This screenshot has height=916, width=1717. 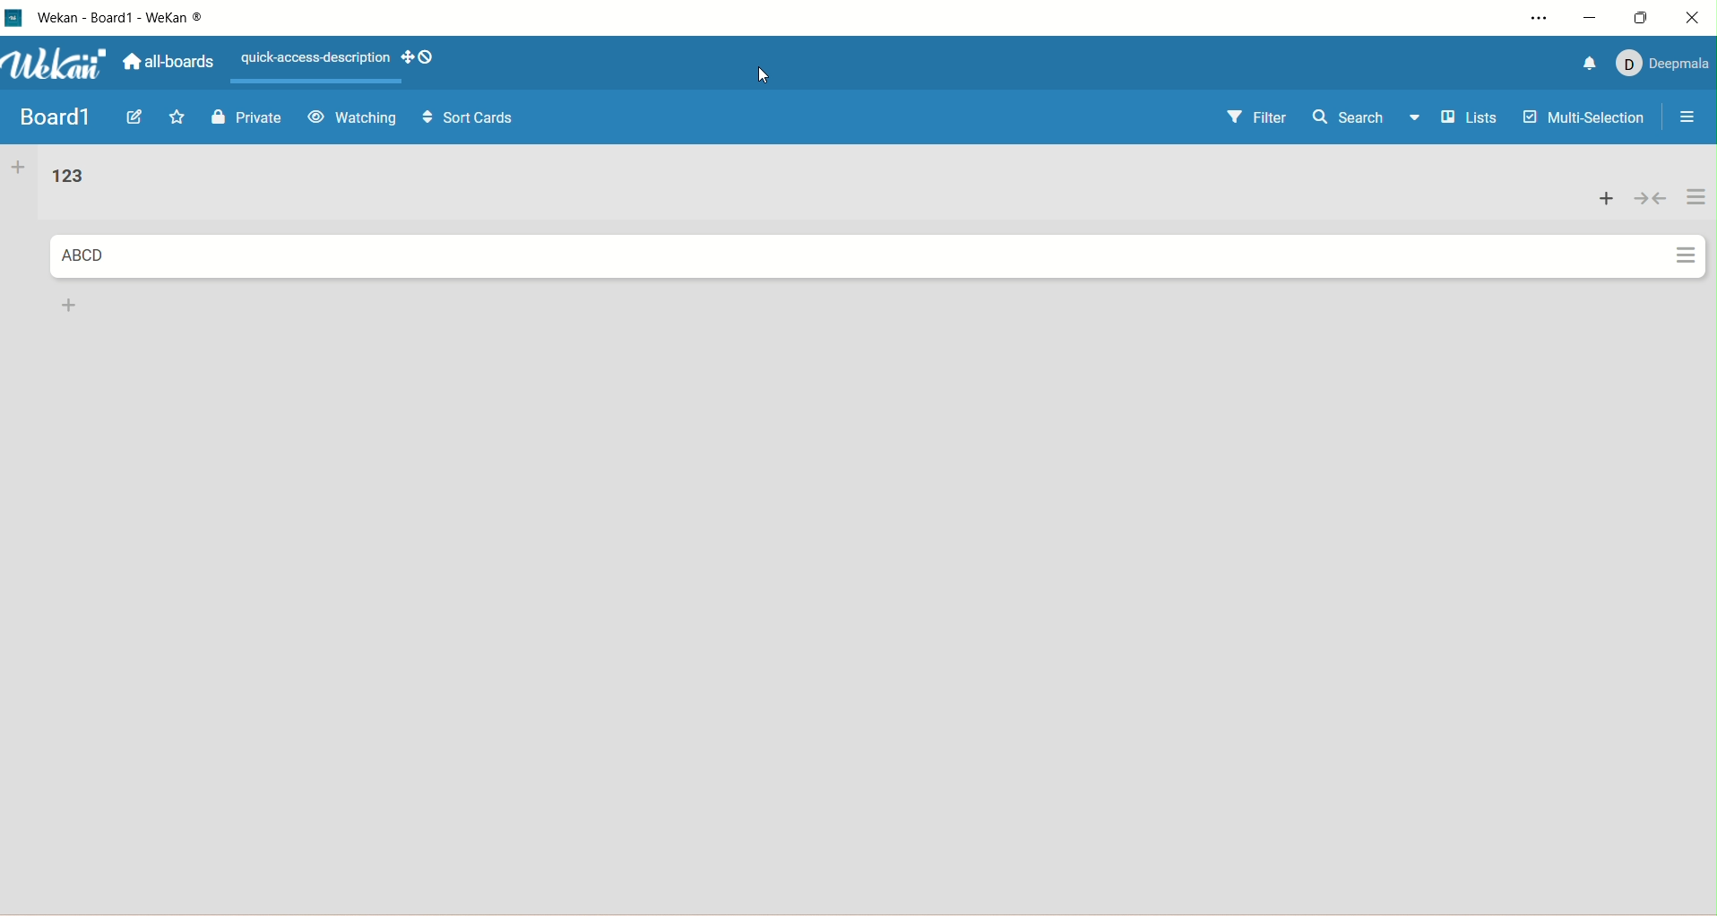 What do you see at coordinates (1683, 119) in the screenshot?
I see `options` at bounding box center [1683, 119].